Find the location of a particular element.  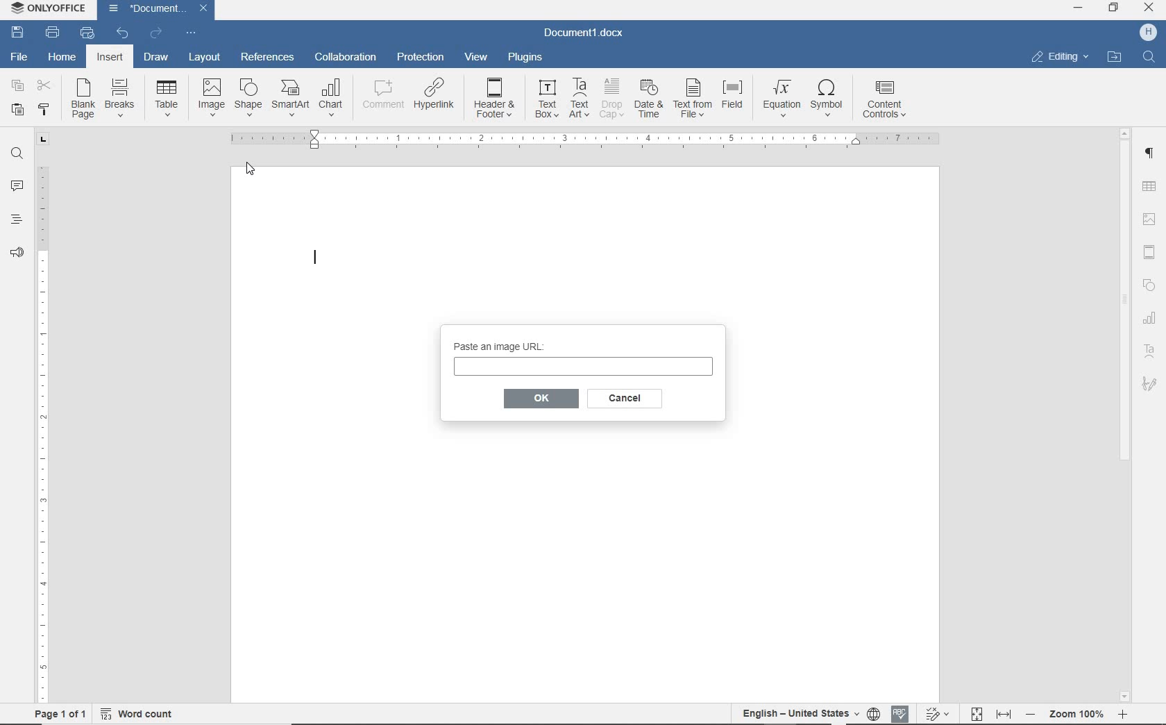

TextArt is located at coordinates (580, 100).